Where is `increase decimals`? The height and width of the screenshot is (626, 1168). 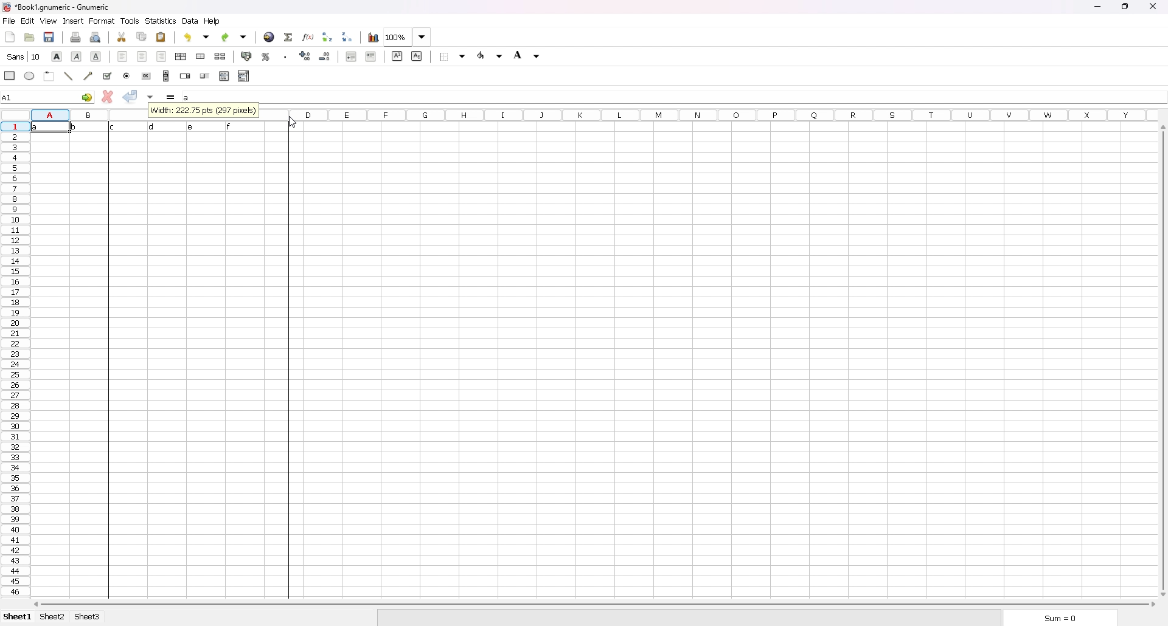 increase decimals is located at coordinates (306, 56).